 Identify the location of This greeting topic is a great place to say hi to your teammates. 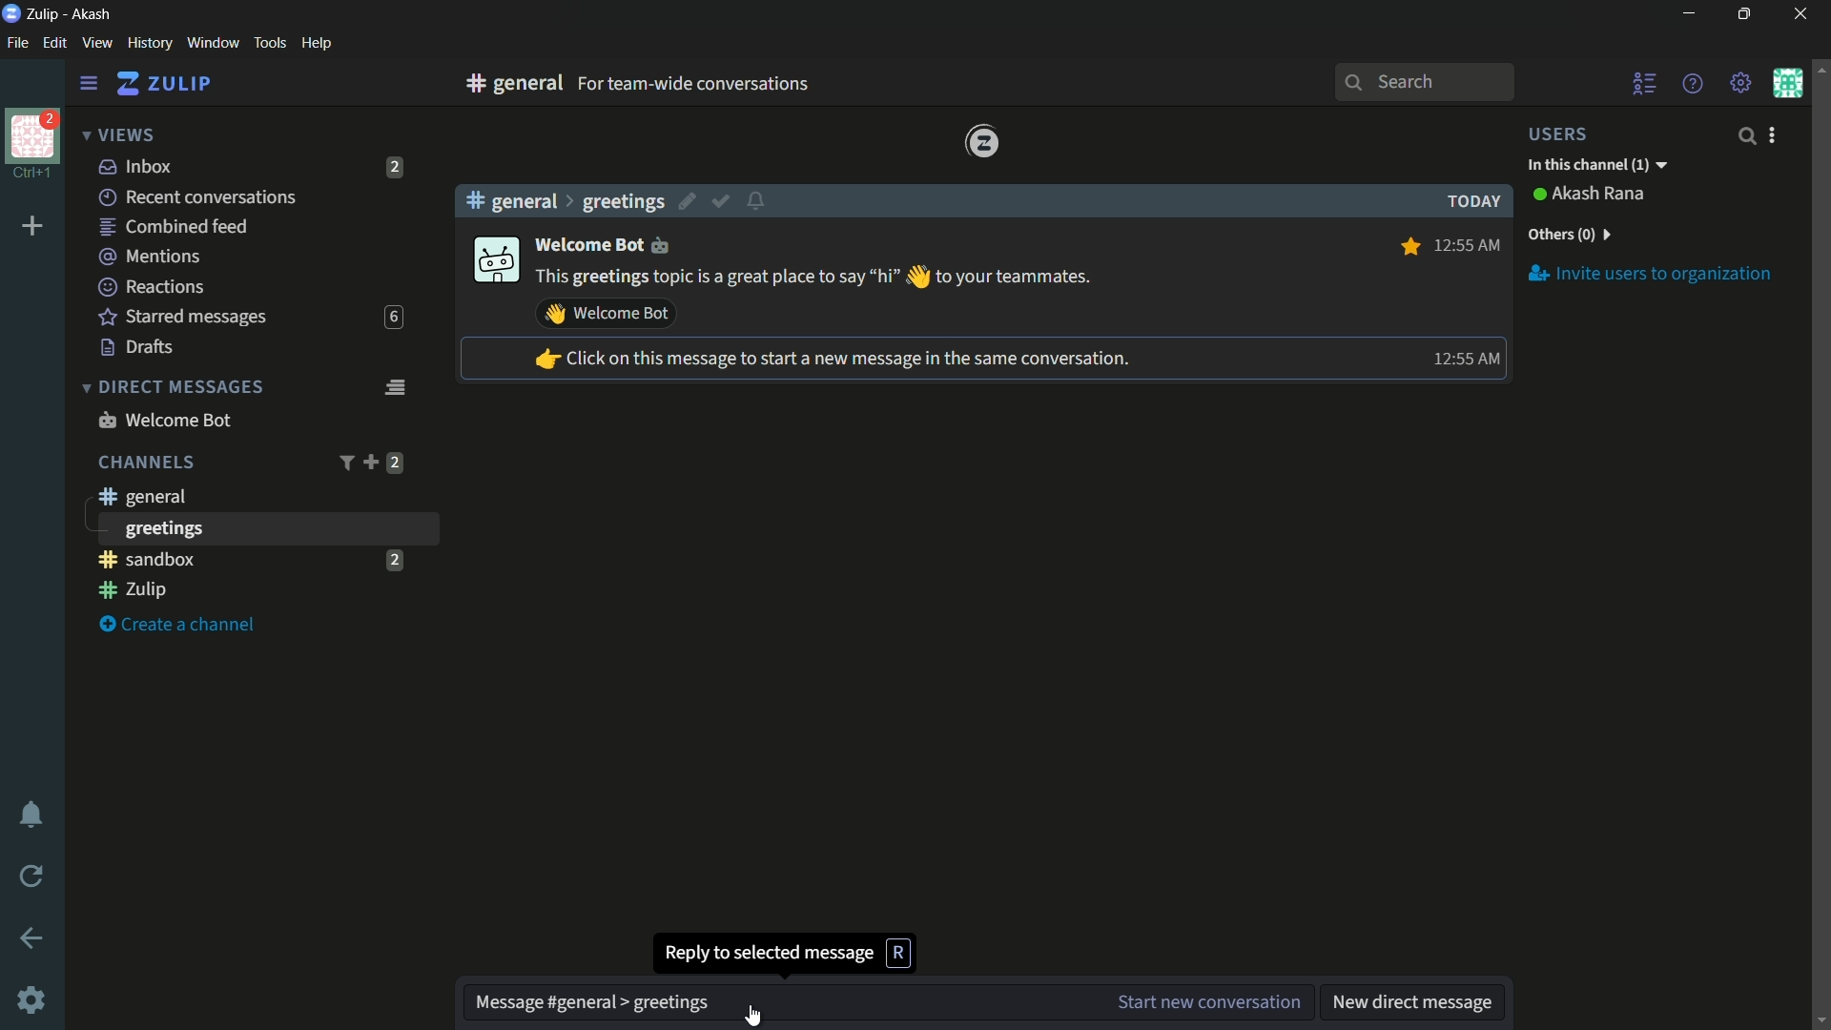
(815, 278).